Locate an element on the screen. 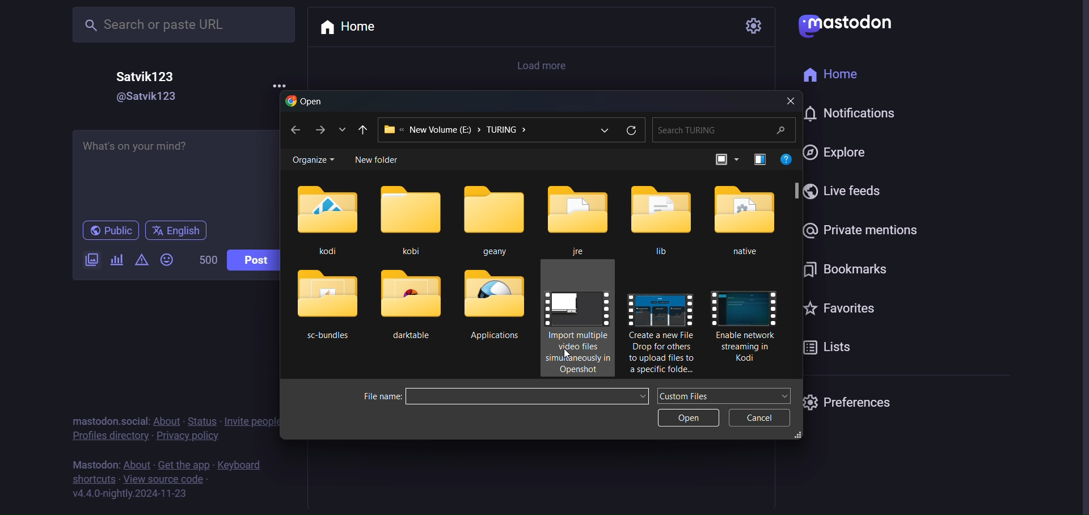 Image resolution: width=1089 pixels, height=515 pixels. resize is located at coordinates (800, 436).